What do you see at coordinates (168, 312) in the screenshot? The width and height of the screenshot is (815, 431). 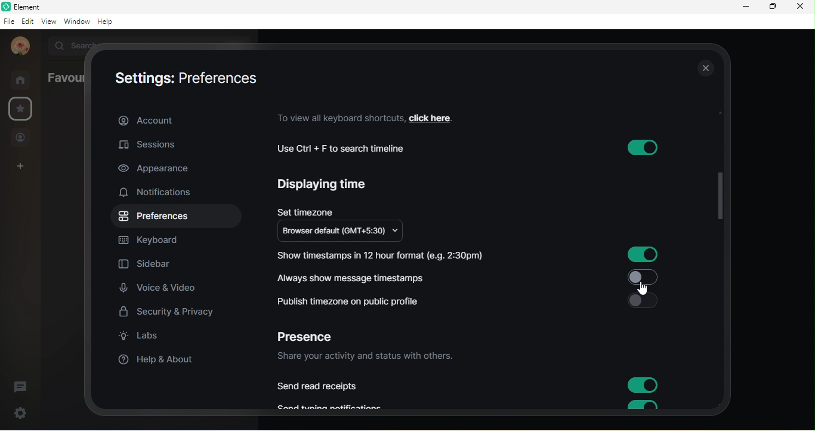 I see `security and privacy` at bounding box center [168, 312].